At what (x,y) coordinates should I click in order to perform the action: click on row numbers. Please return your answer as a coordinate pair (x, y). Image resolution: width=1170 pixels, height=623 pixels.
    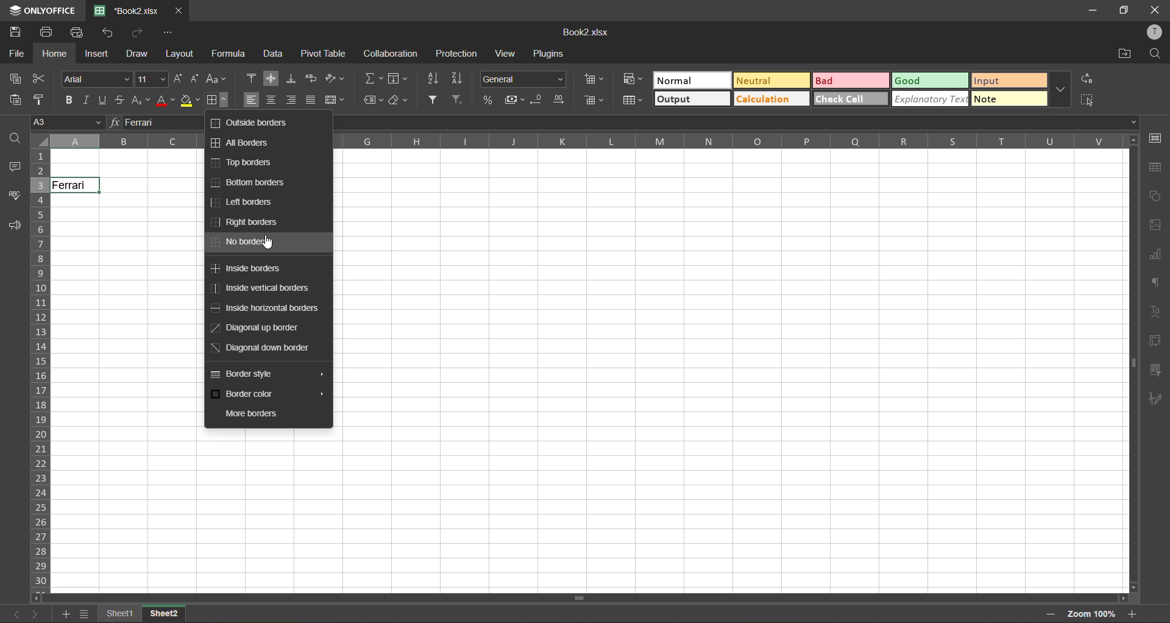
    Looking at the image, I should click on (40, 371).